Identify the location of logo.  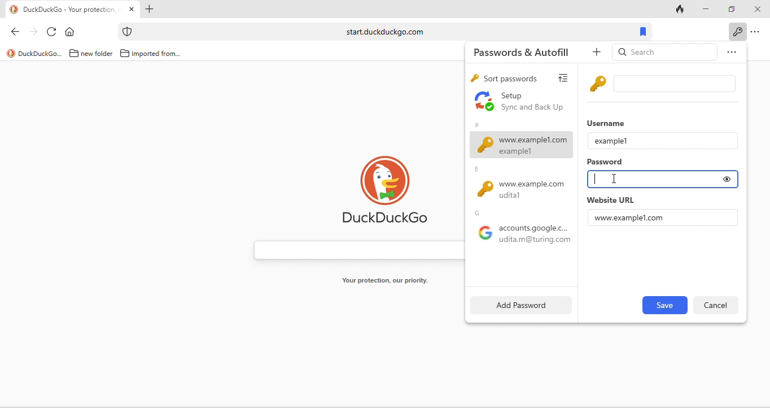
(11, 53).